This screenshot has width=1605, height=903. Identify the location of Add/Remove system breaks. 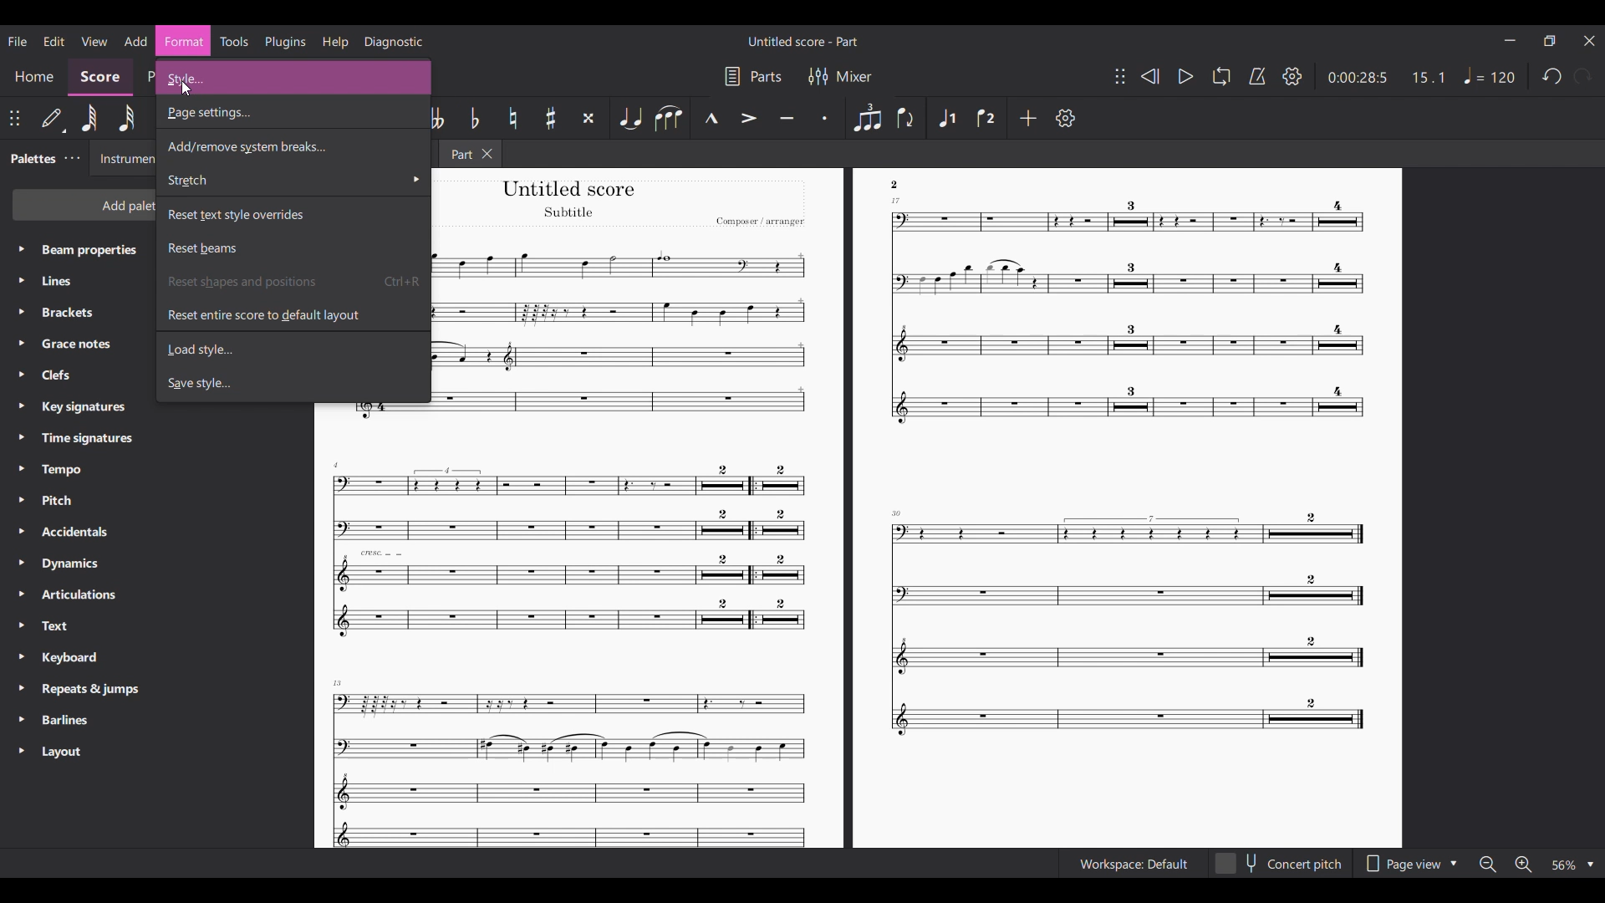
(286, 144).